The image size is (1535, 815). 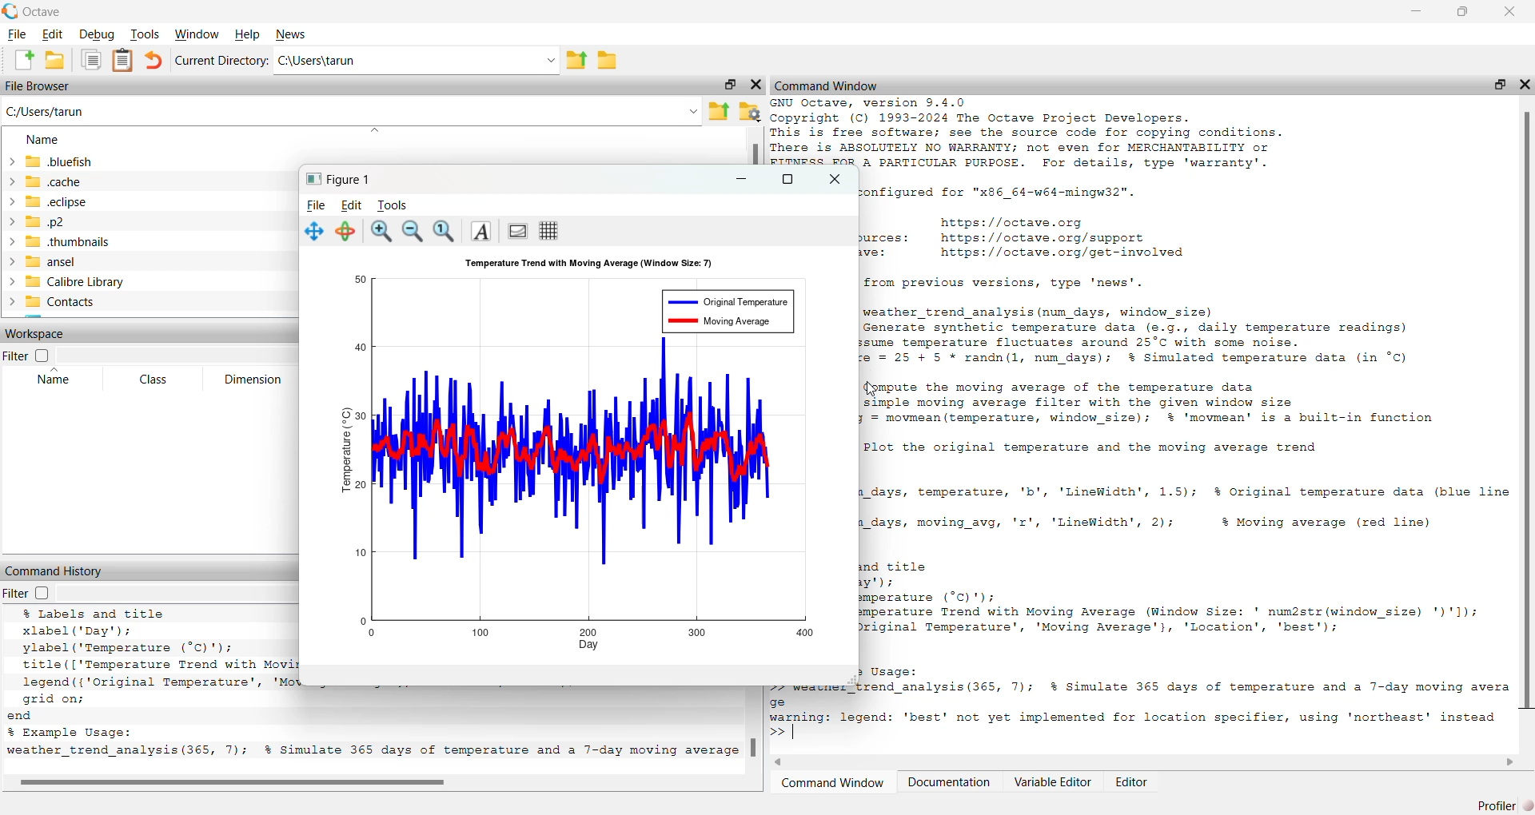 I want to click on File up, so click(x=574, y=61).